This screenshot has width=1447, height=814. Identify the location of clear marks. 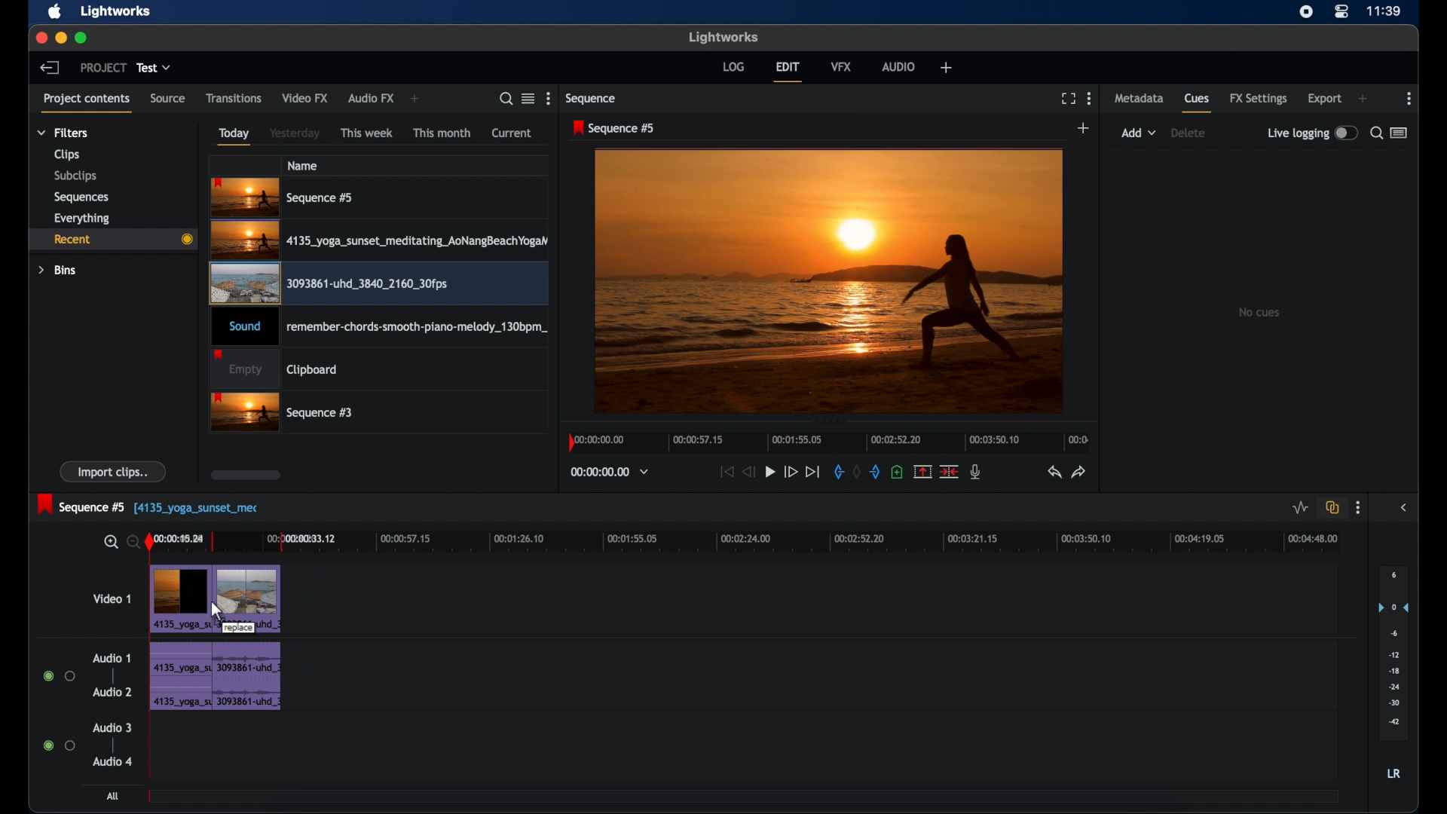
(855, 471).